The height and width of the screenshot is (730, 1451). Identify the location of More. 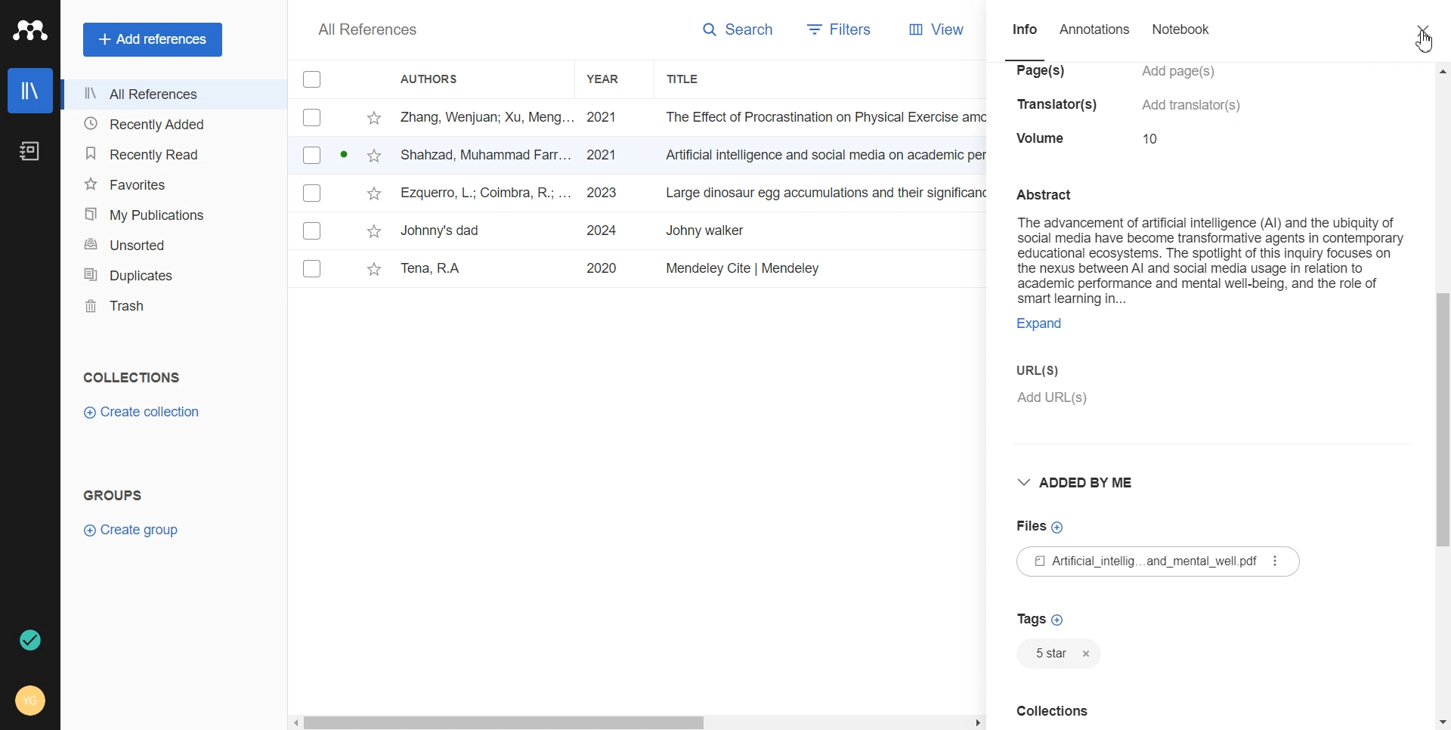
(1273, 561).